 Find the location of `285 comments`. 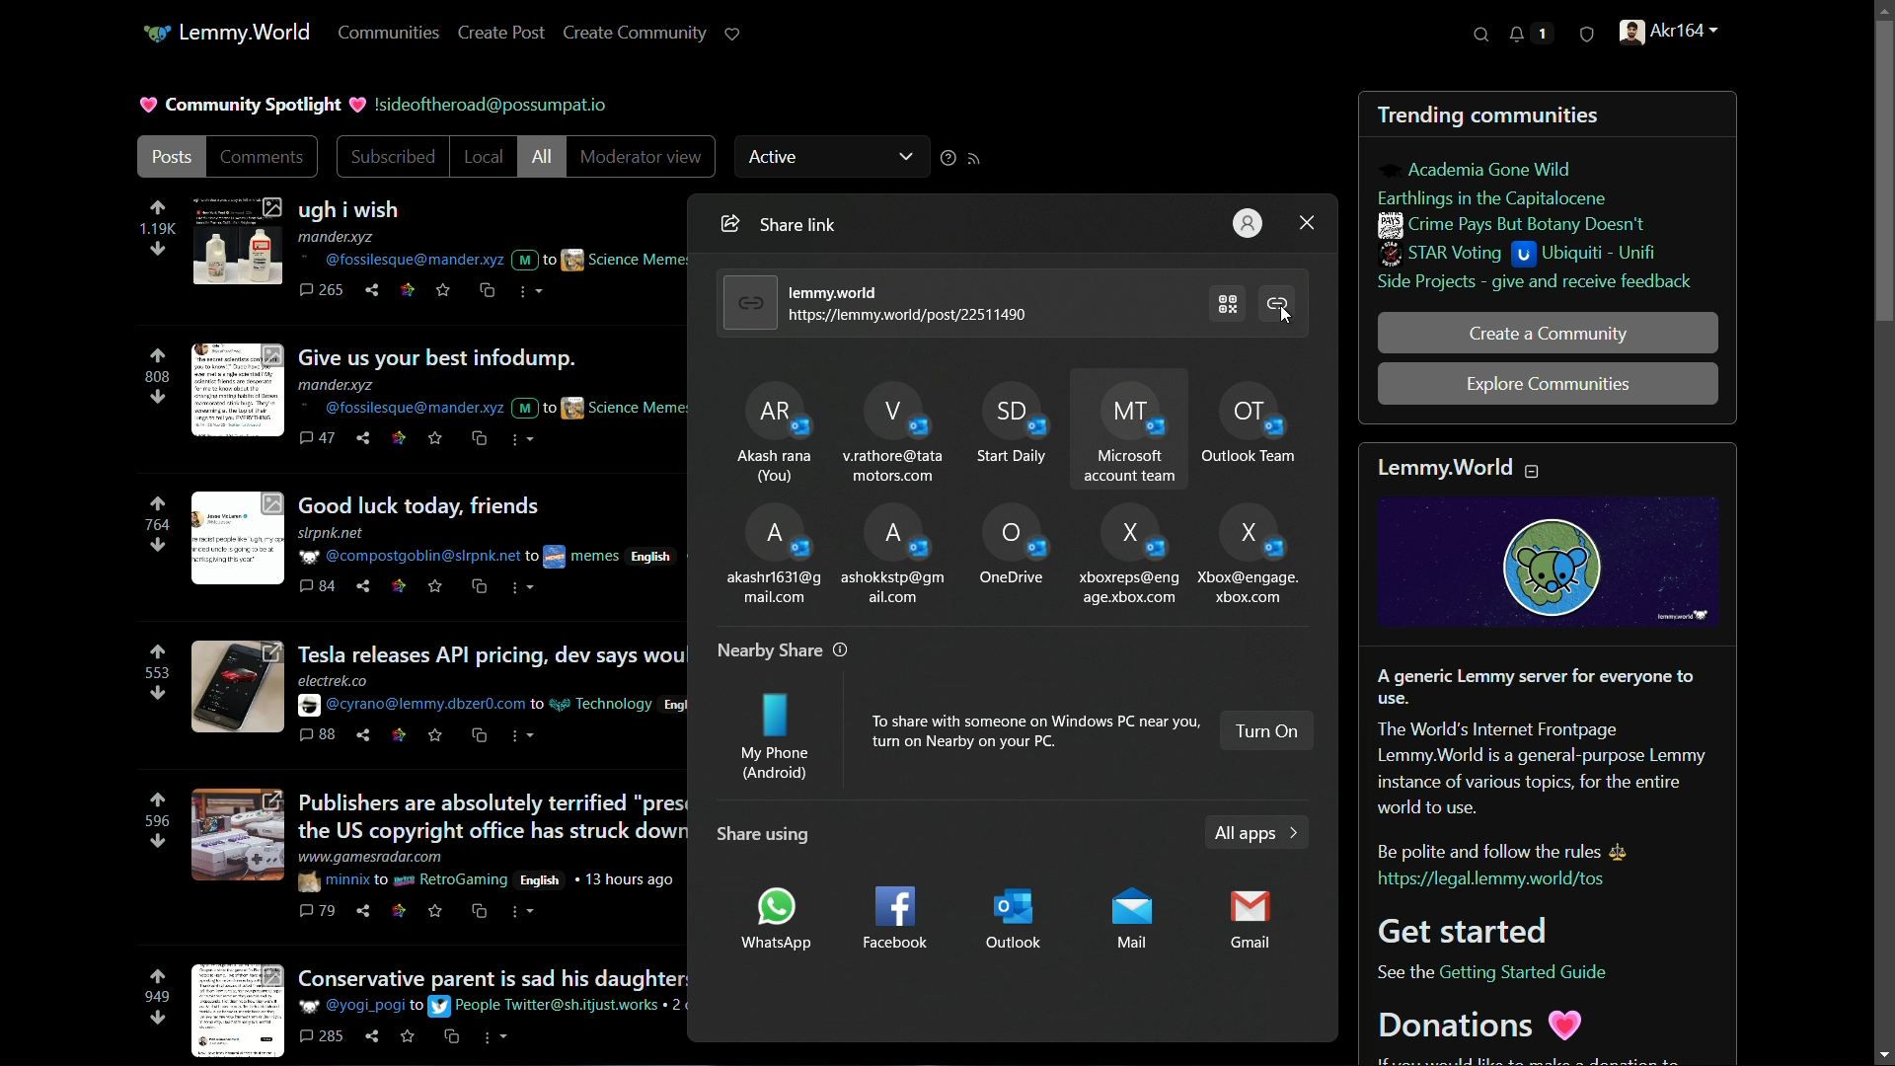

285 comments is located at coordinates (324, 1037).